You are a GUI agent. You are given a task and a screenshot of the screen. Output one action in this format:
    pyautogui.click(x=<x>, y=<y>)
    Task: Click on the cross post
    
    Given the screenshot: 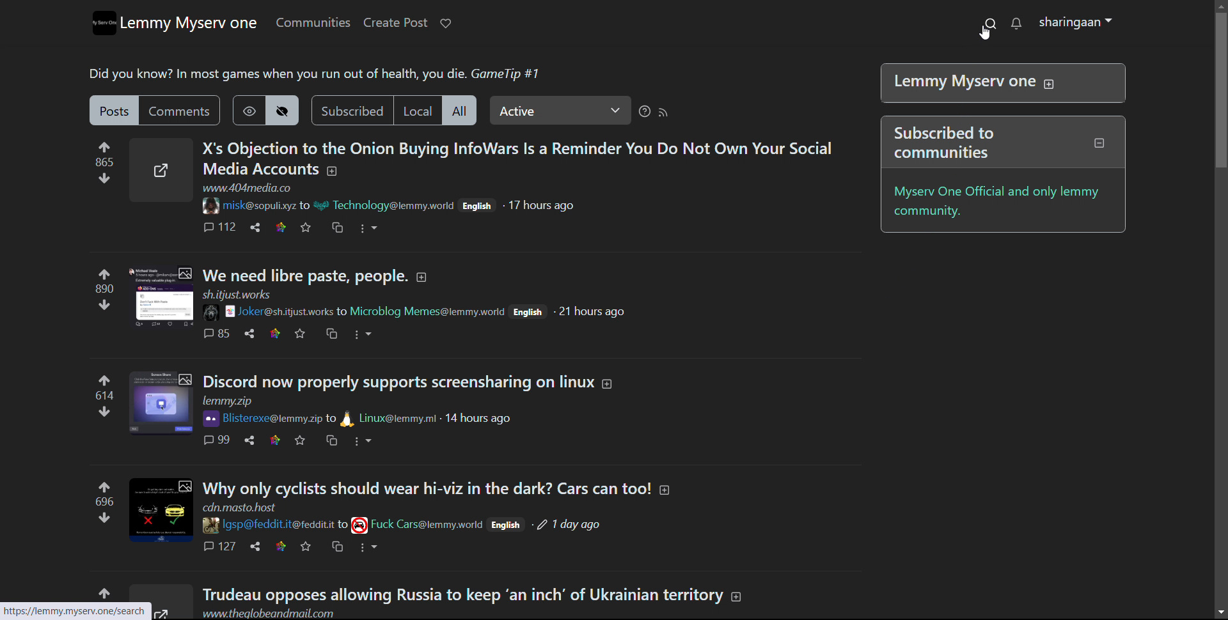 What is the action you would take?
    pyautogui.click(x=338, y=546)
    